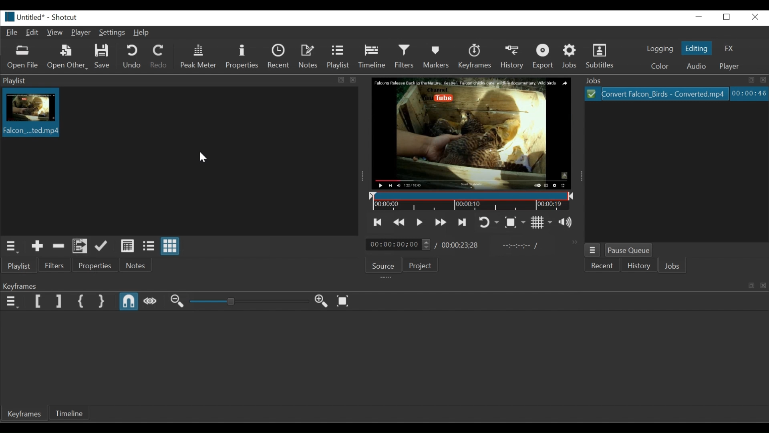  Describe the element at coordinates (521, 246) in the screenshot. I see `In point` at that location.